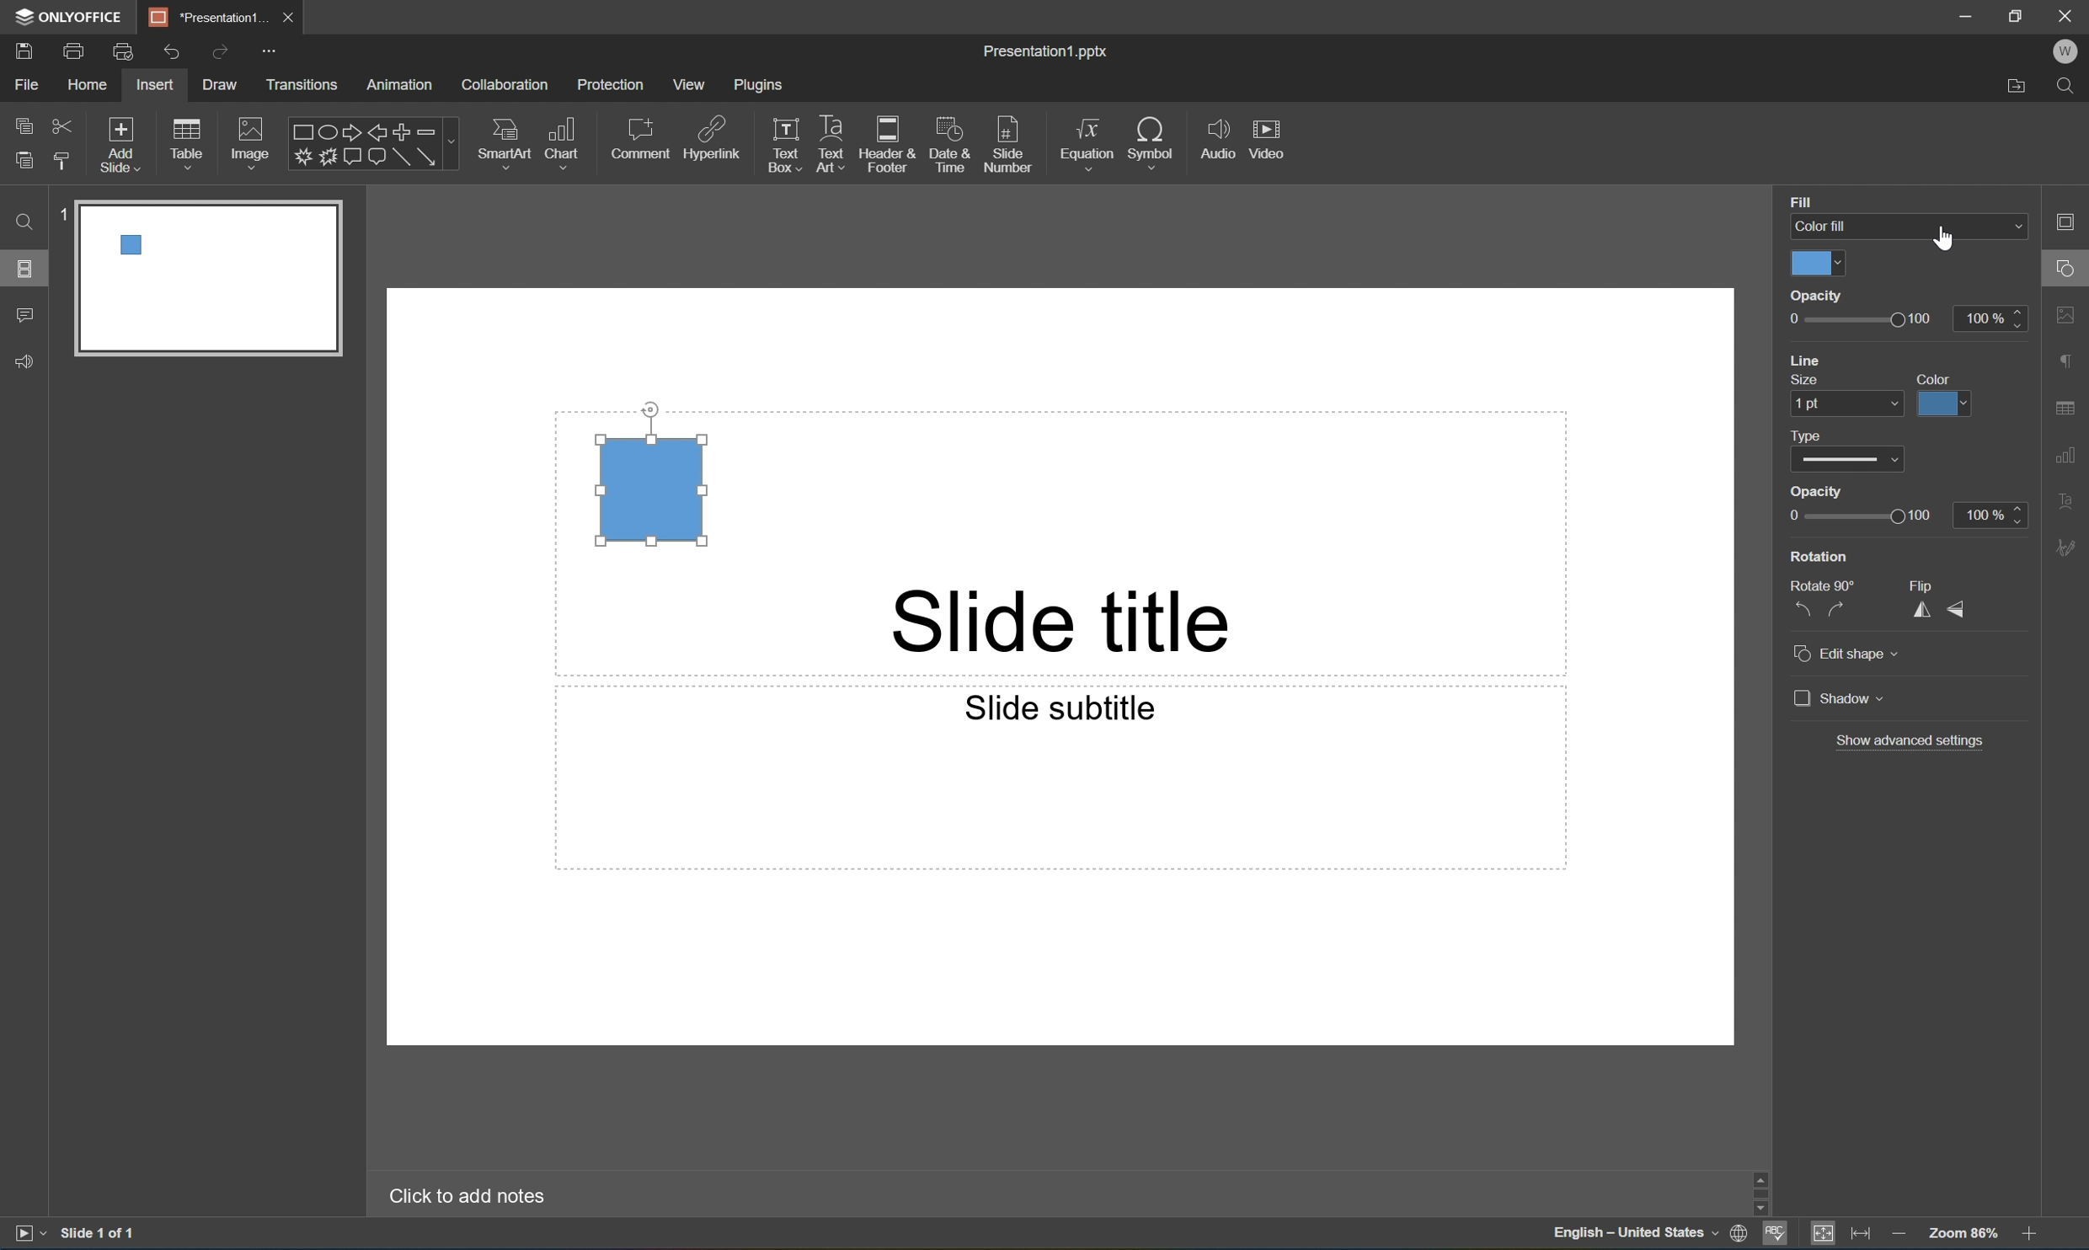 This screenshot has width=2089, height=1250. I want to click on Fit to slide, so click(1823, 1234).